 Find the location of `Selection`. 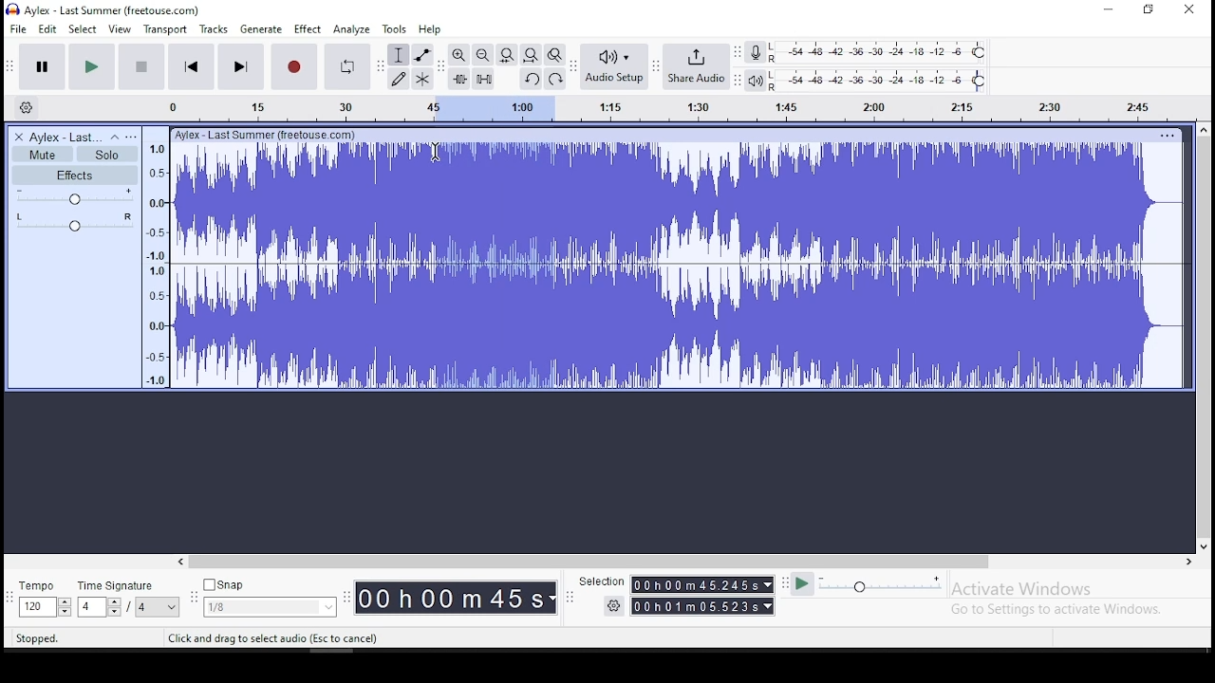

Selection is located at coordinates (595, 580).